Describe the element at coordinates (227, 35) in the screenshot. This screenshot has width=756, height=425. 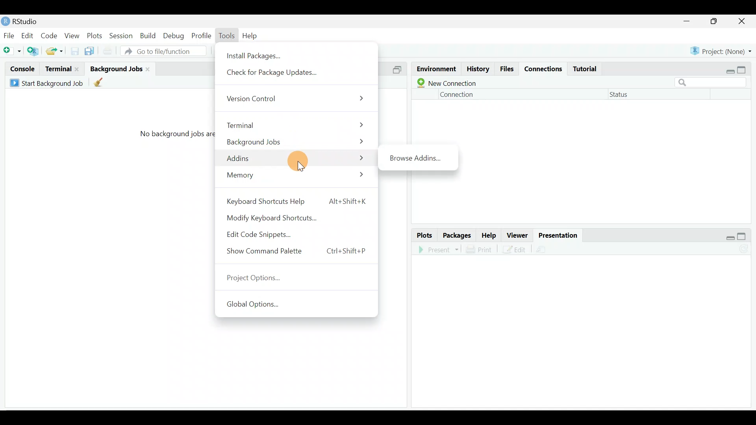
I see `Tools` at that location.